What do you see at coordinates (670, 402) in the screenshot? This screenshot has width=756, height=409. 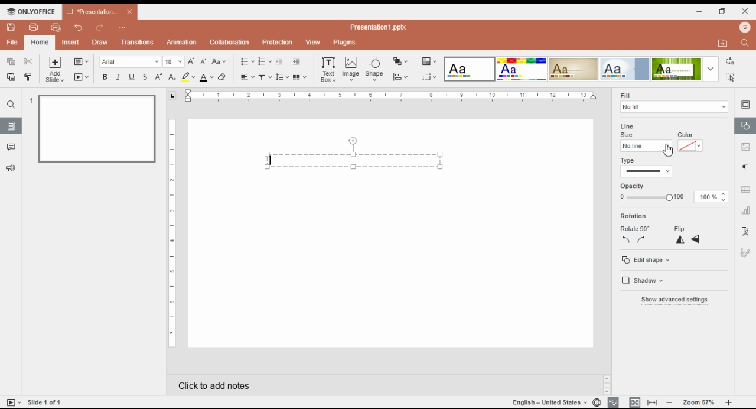 I see `decrease zoom` at bounding box center [670, 402].